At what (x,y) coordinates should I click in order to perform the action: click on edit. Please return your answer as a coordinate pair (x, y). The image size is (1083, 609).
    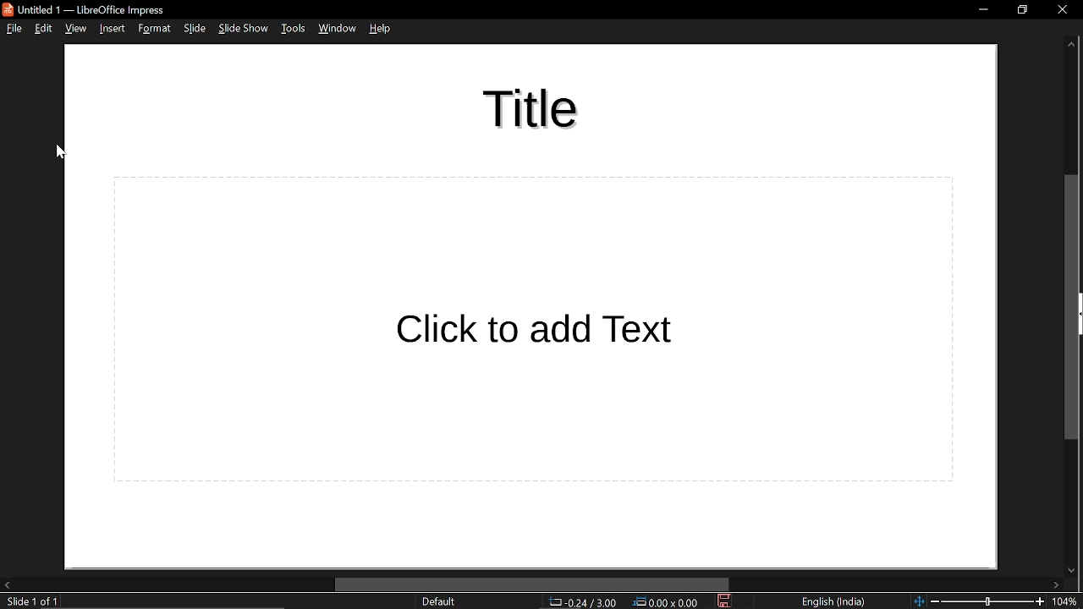
    Looking at the image, I should click on (46, 29).